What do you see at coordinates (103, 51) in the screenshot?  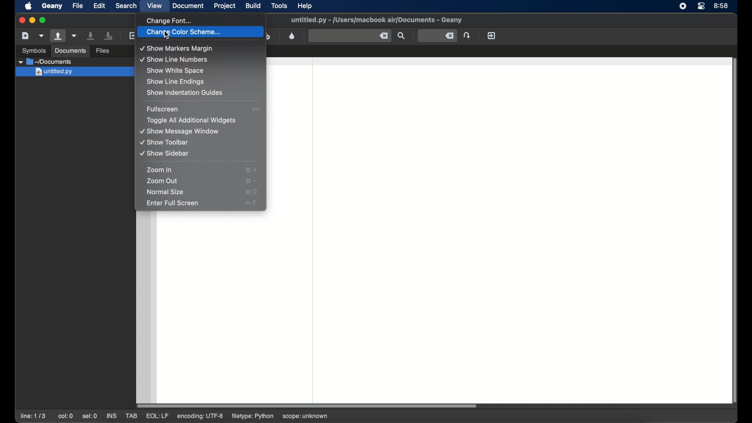 I see `files` at bounding box center [103, 51].